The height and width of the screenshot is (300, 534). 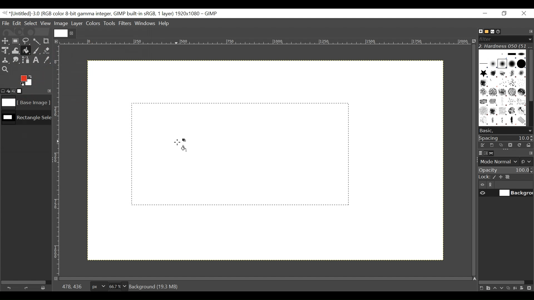 I want to click on Filter bar, so click(x=505, y=39).